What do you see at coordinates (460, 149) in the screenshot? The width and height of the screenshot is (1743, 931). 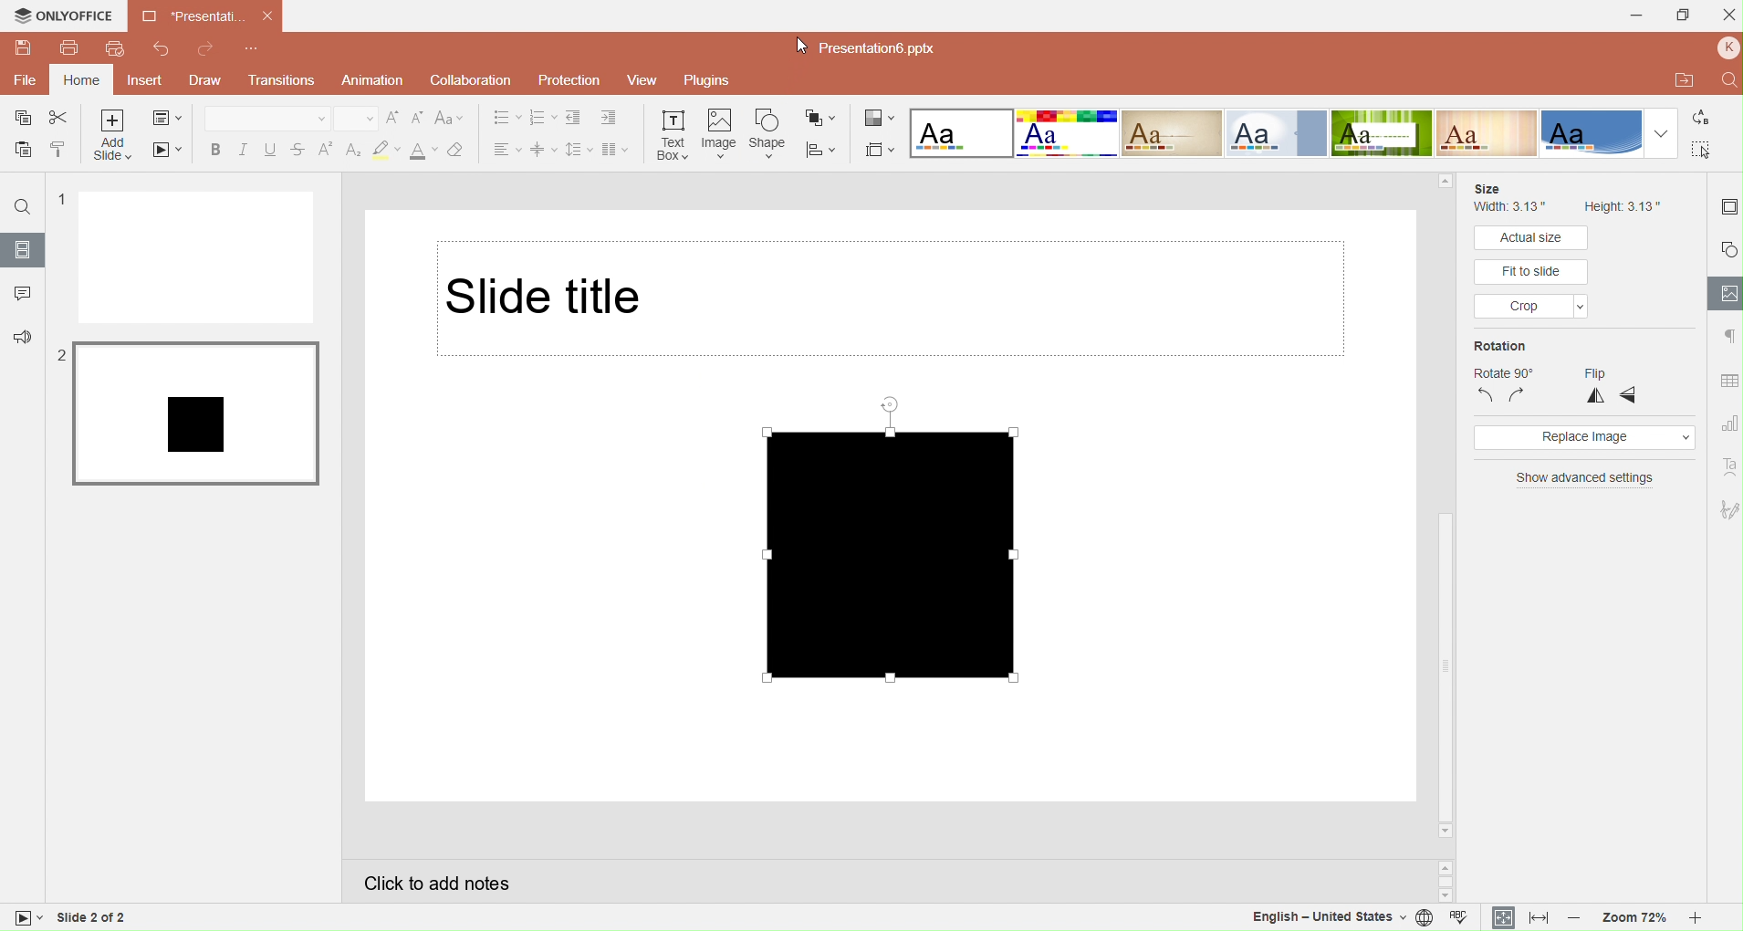 I see `Clear style` at bounding box center [460, 149].